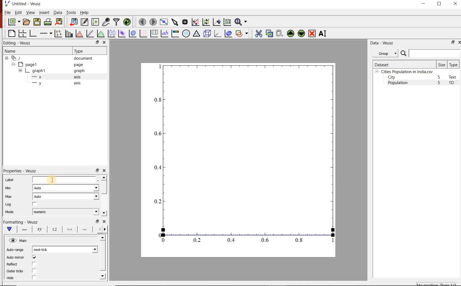 Image resolution: width=461 pixels, height=286 pixels. Describe the element at coordinates (127, 22) in the screenshot. I see `reload linked datasets` at that location.